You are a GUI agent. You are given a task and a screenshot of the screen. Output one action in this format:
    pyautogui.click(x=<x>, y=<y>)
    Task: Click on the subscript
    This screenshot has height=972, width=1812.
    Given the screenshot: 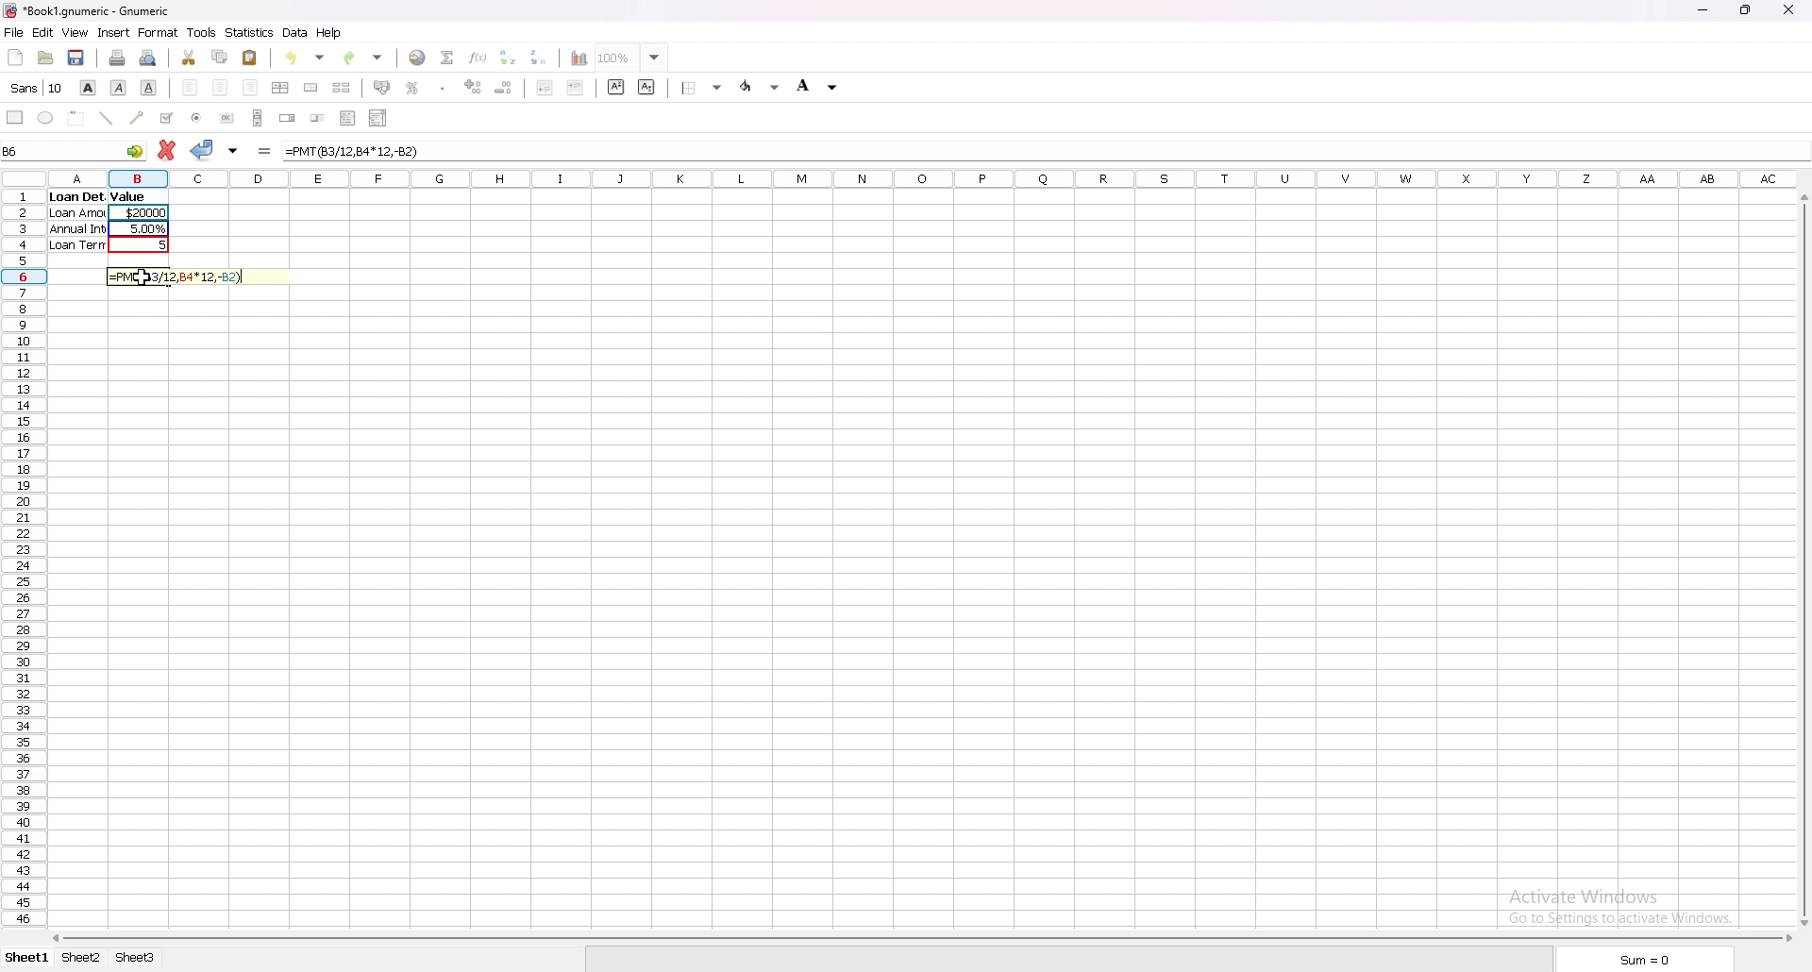 What is the action you would take?
    pyautogui.click(x=646, y=87)
    